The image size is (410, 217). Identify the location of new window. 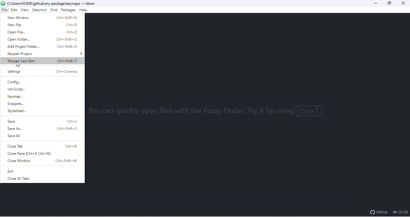
(41, 17).